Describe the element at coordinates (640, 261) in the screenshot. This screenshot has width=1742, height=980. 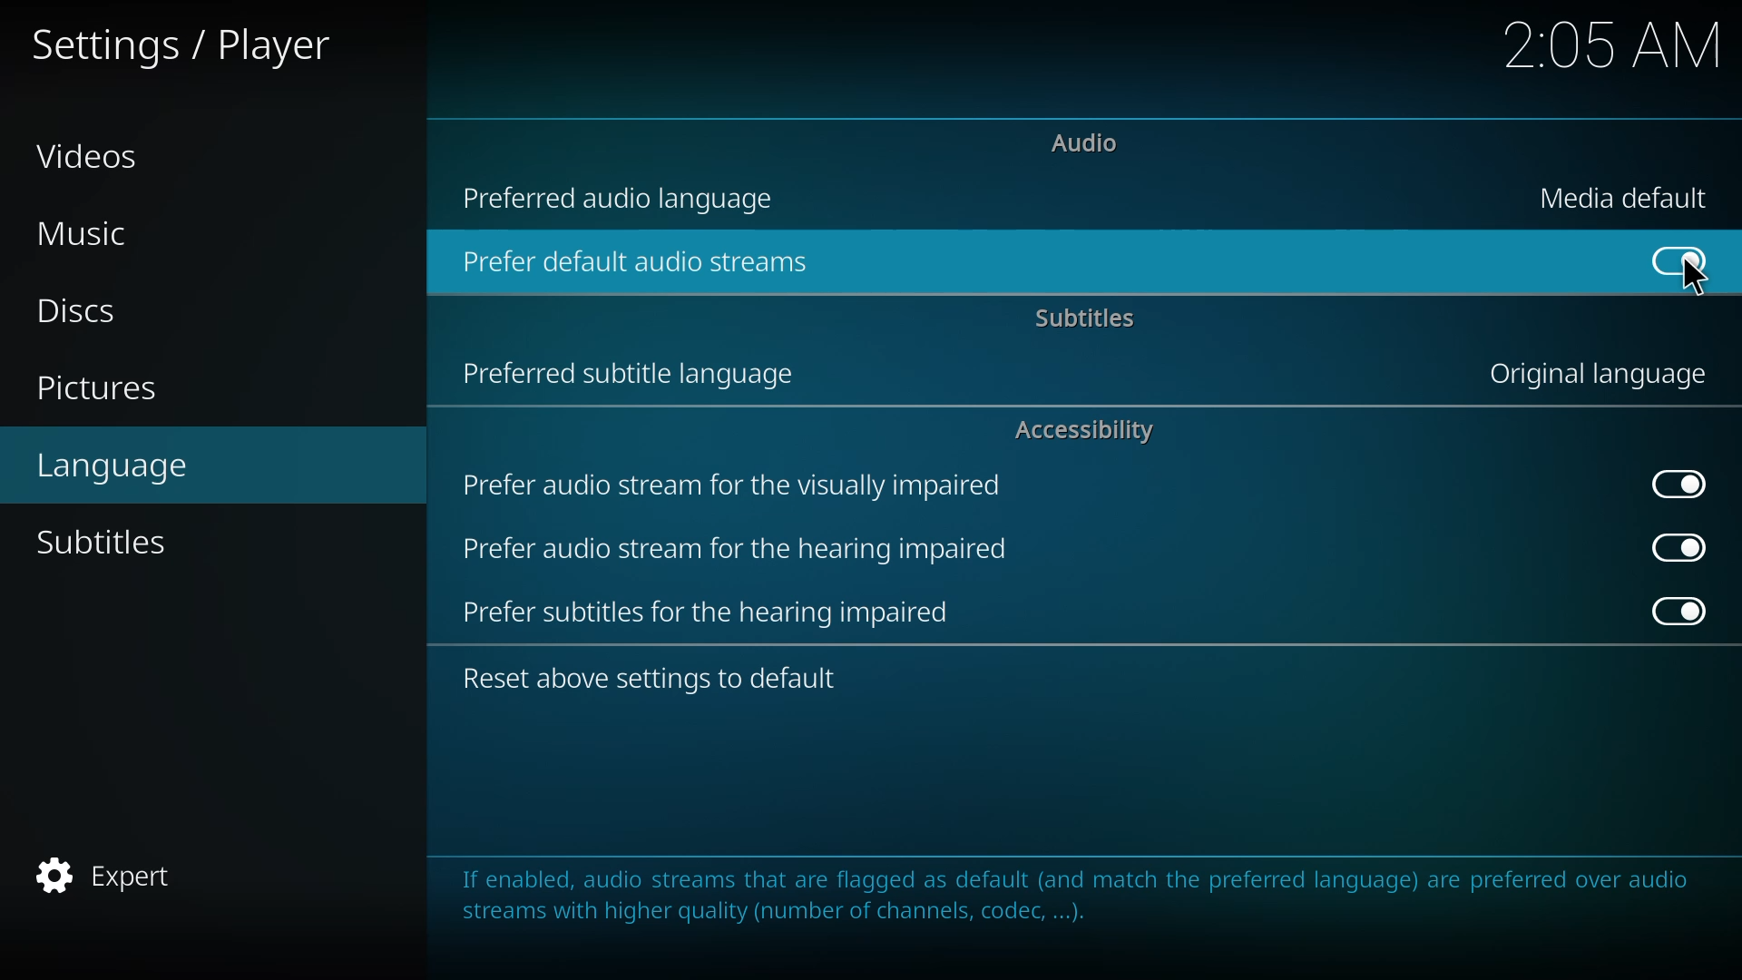
I see `prefer default audio` at that location.